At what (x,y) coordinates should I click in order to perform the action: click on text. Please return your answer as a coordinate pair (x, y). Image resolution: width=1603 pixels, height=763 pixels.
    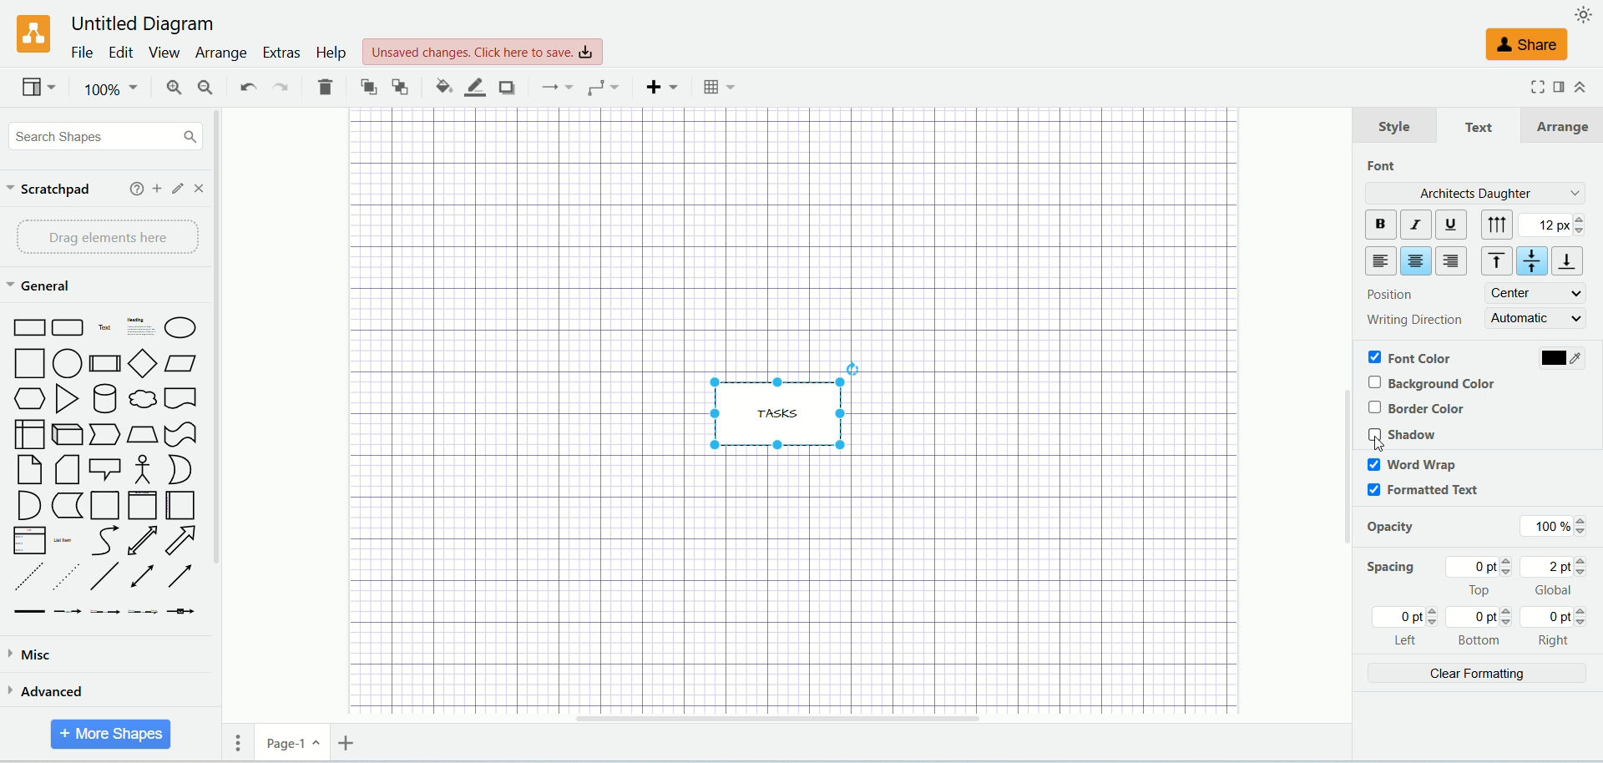
    Looking at the image, I should click on (1479, 128).